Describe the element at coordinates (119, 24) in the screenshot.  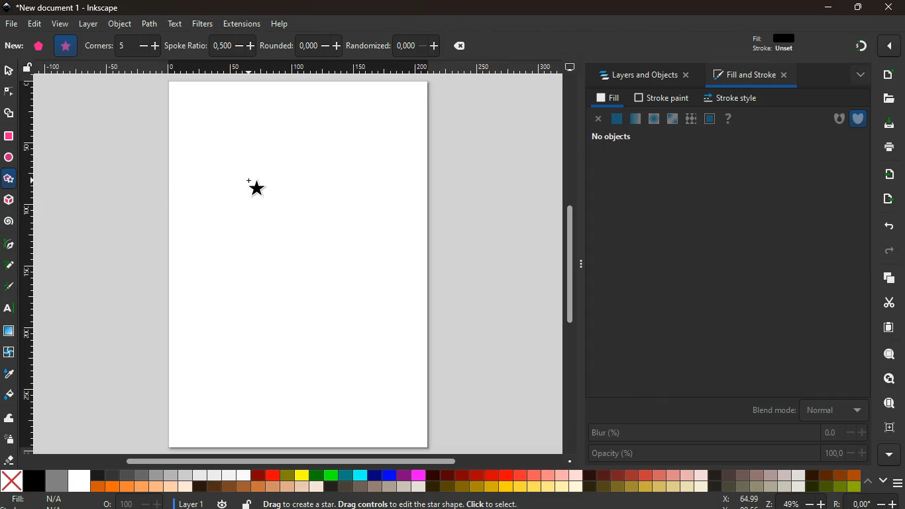
I see `object` at that location.